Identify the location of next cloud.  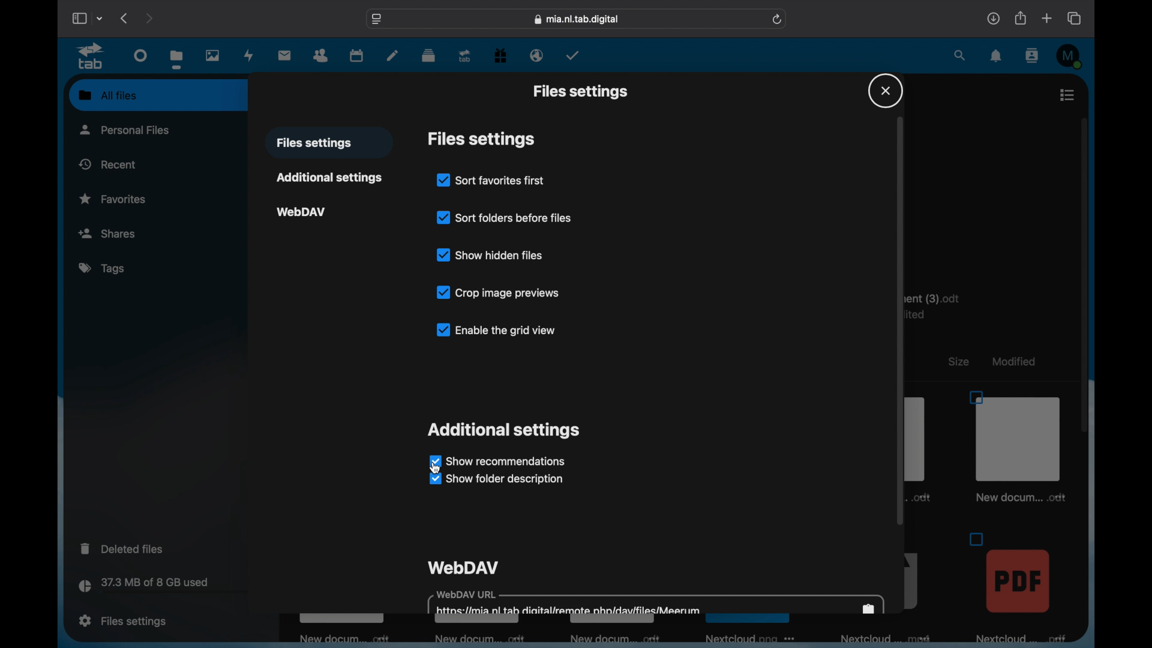
(879, 639).